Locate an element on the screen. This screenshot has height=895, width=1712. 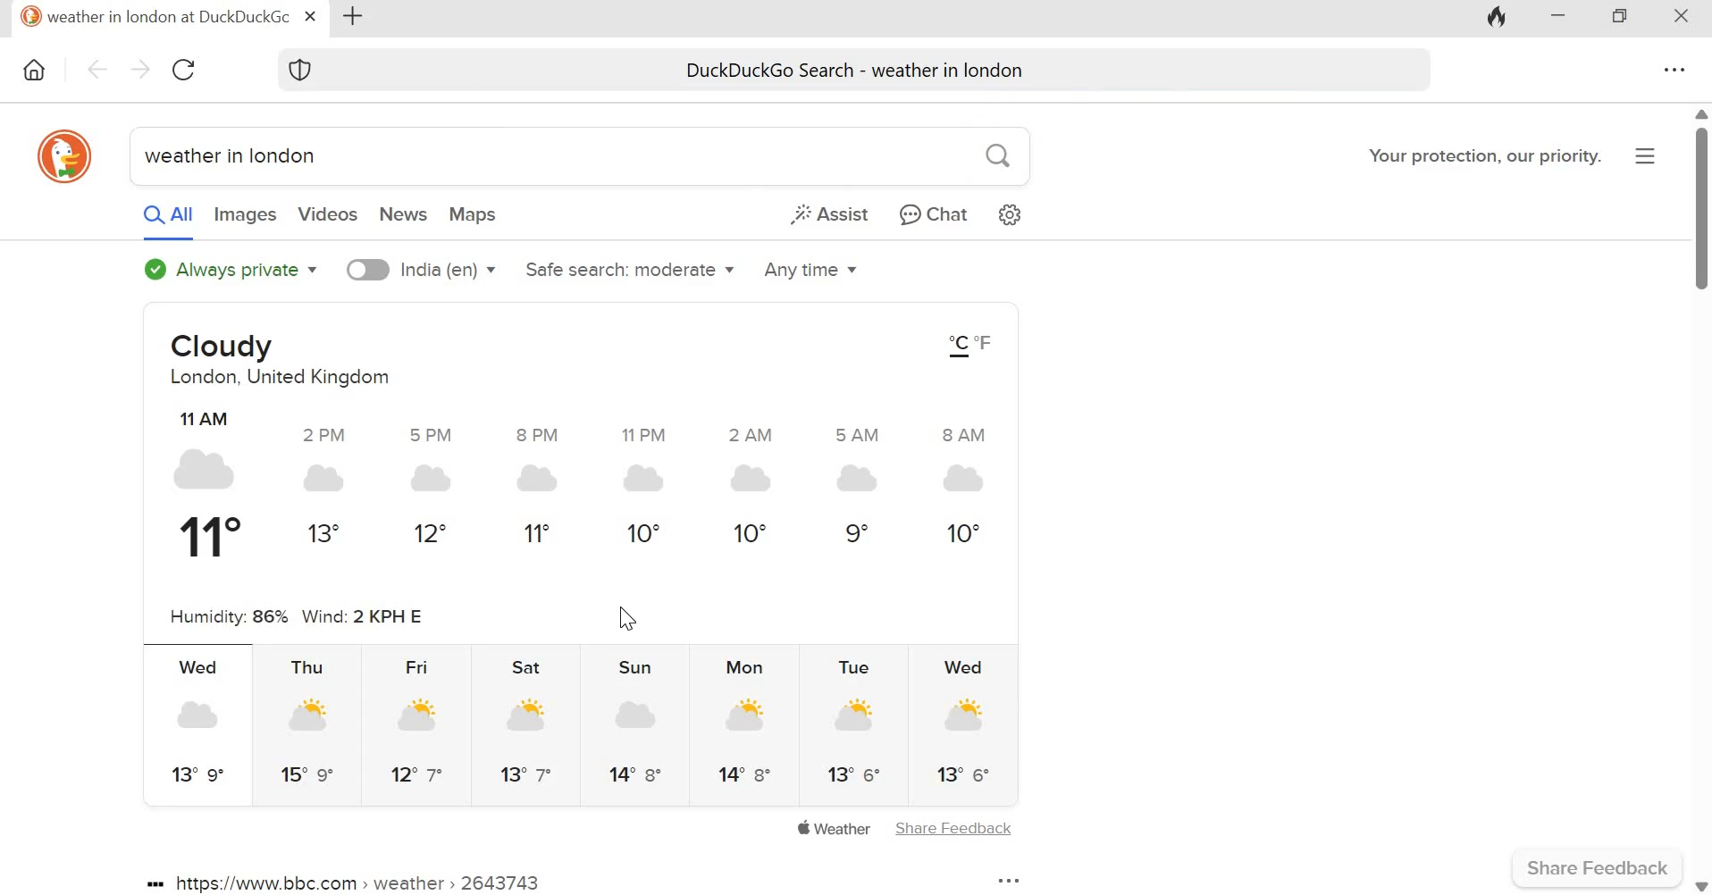
Indicates cloudy is located at coordinates (964, 479).